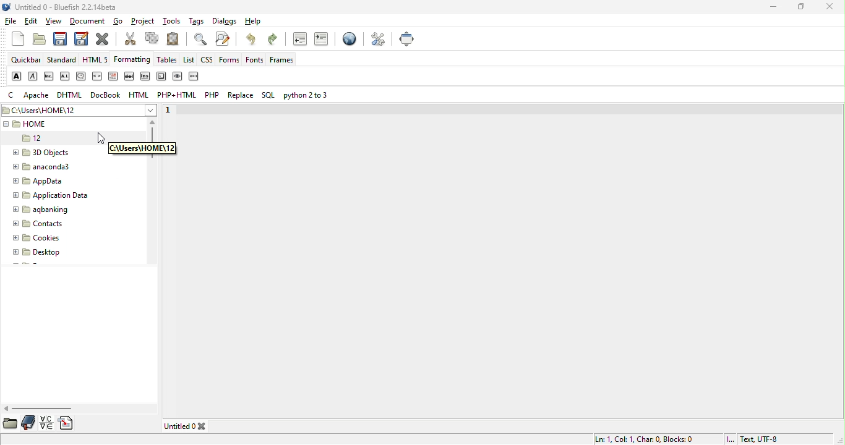 This screenshot has height=445, width=845. Describe the element at coordinates (147, 78) in the screenshot. I see `insert` at that location.